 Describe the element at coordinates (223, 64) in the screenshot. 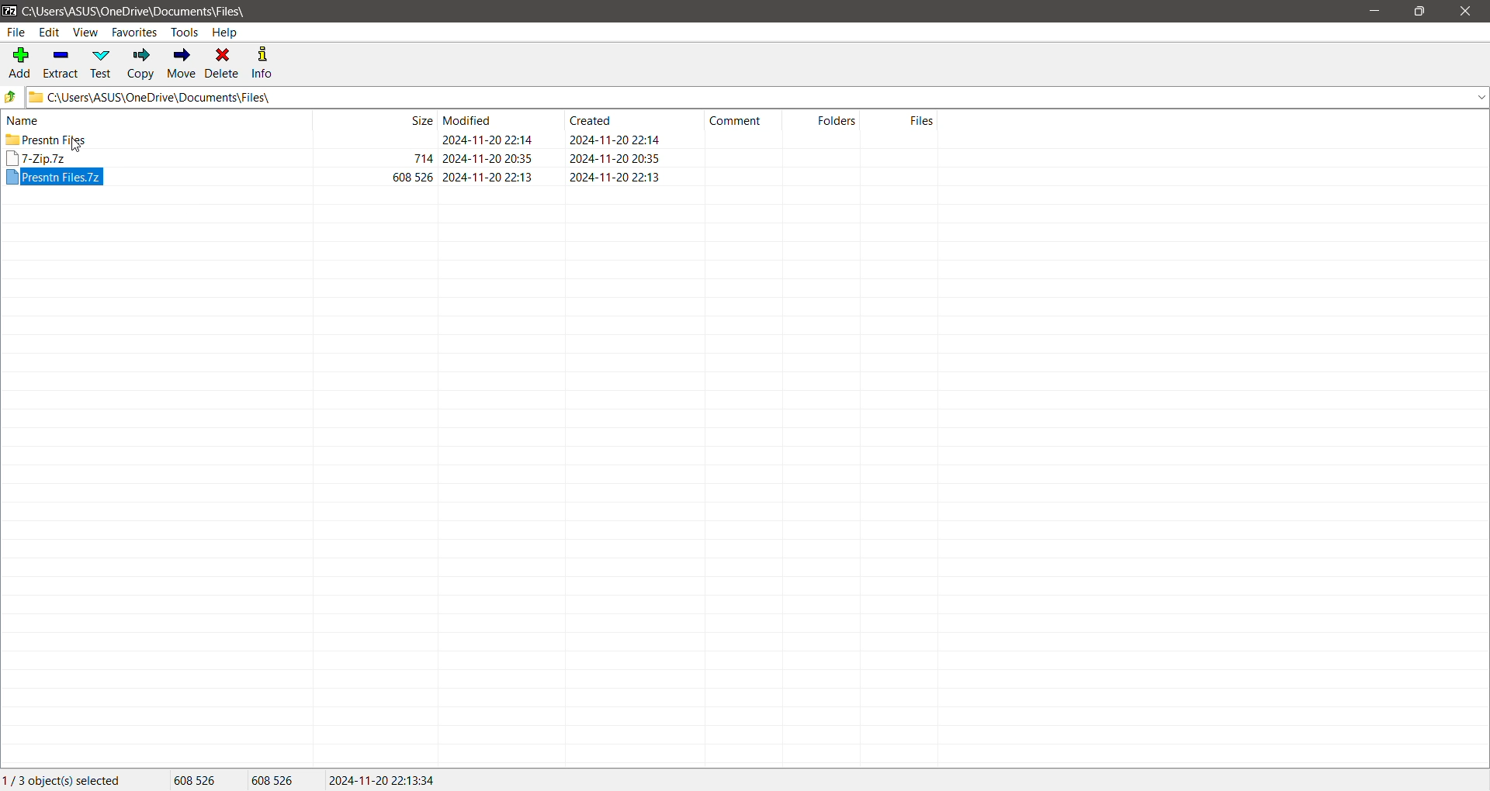

I see `Delete` at that location.